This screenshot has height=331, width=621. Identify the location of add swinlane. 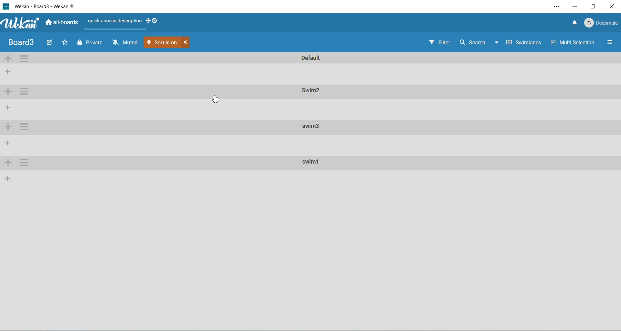
(6, 128).